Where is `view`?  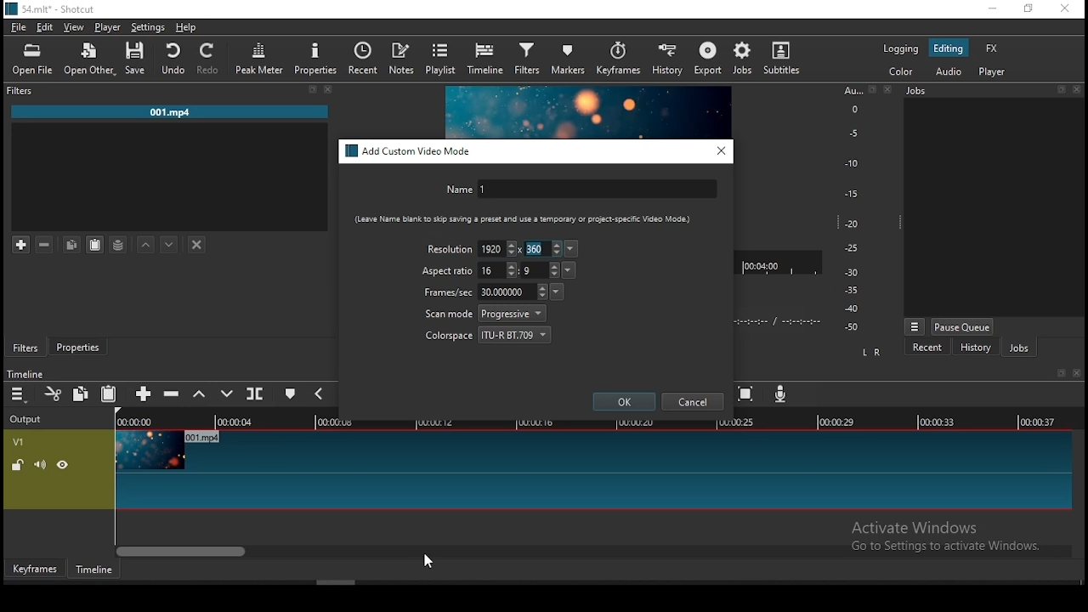 view is located at coordinates (76, 29).